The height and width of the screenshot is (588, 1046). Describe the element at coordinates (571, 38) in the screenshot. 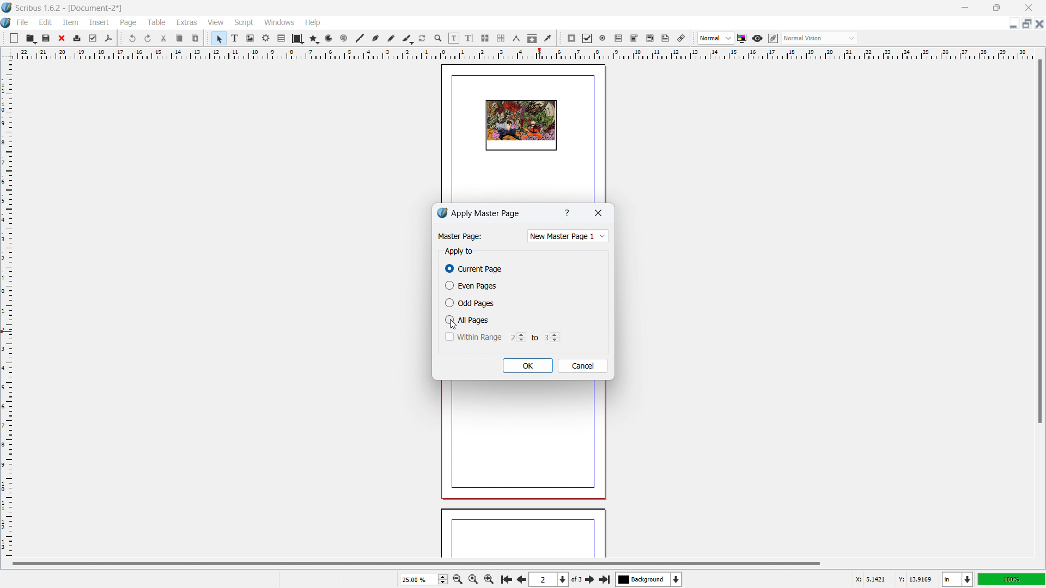

I see `pdf push button` at that location.